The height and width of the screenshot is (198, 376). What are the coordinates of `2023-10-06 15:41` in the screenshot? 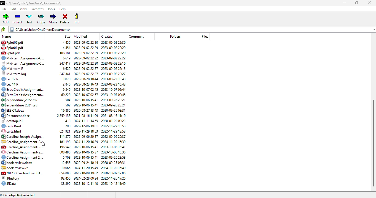 It's located at (86, 100).